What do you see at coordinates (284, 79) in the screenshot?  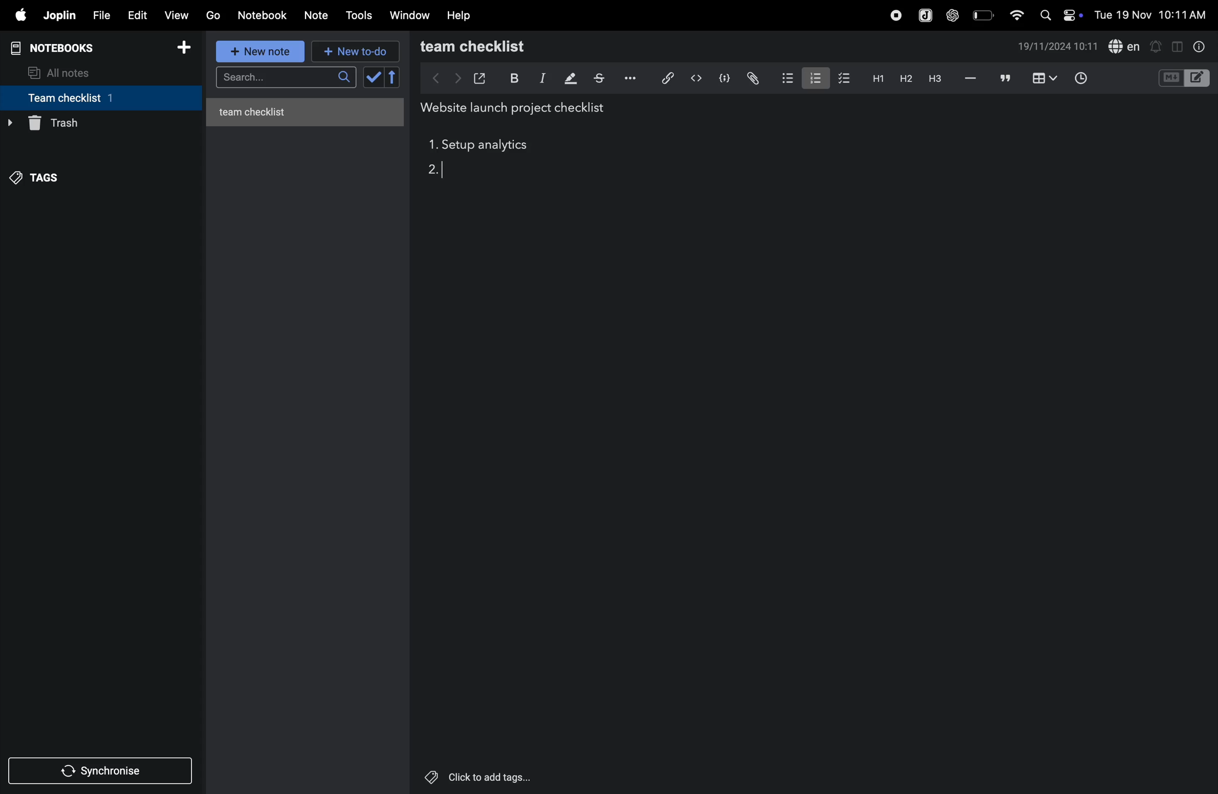 I see `search ` at bounding box center [284, 79].